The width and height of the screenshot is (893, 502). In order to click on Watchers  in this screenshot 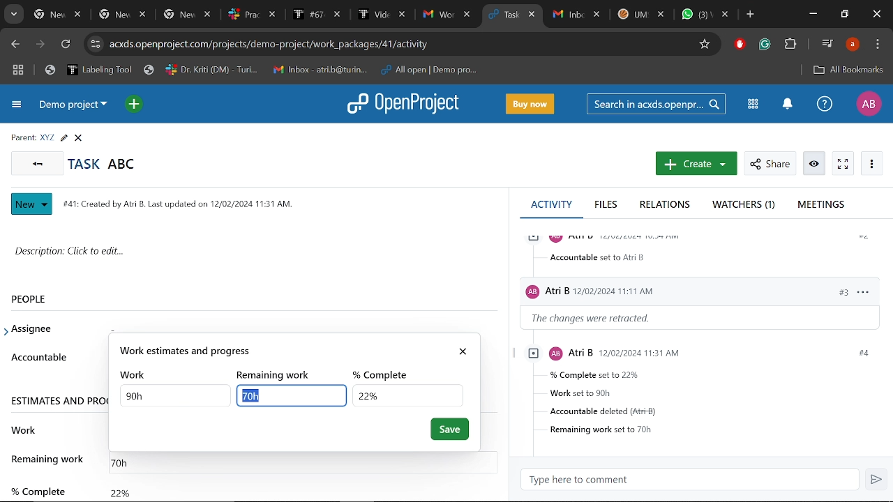, I will do `click(746, 206)`.